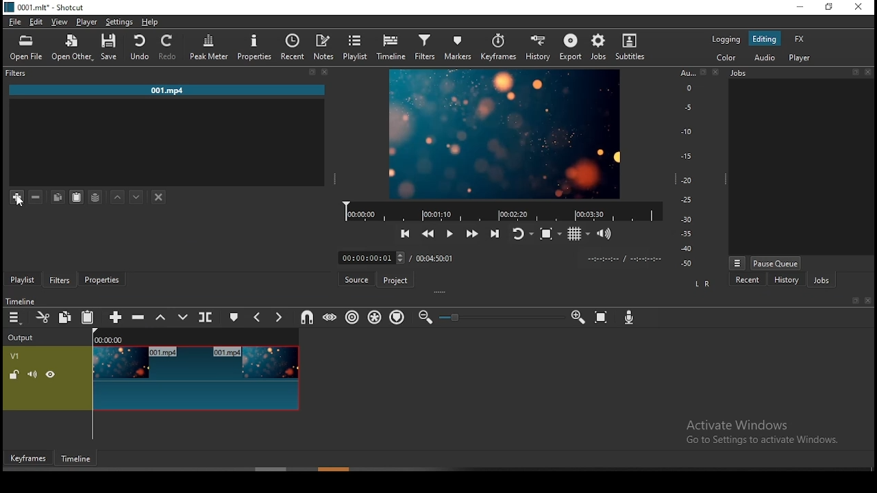 The width and height of the screenshot is (877, 493). What do you see at coordinates (278, 316) in the screenshot?
I see `next marker` at bounding box center [278, 316].